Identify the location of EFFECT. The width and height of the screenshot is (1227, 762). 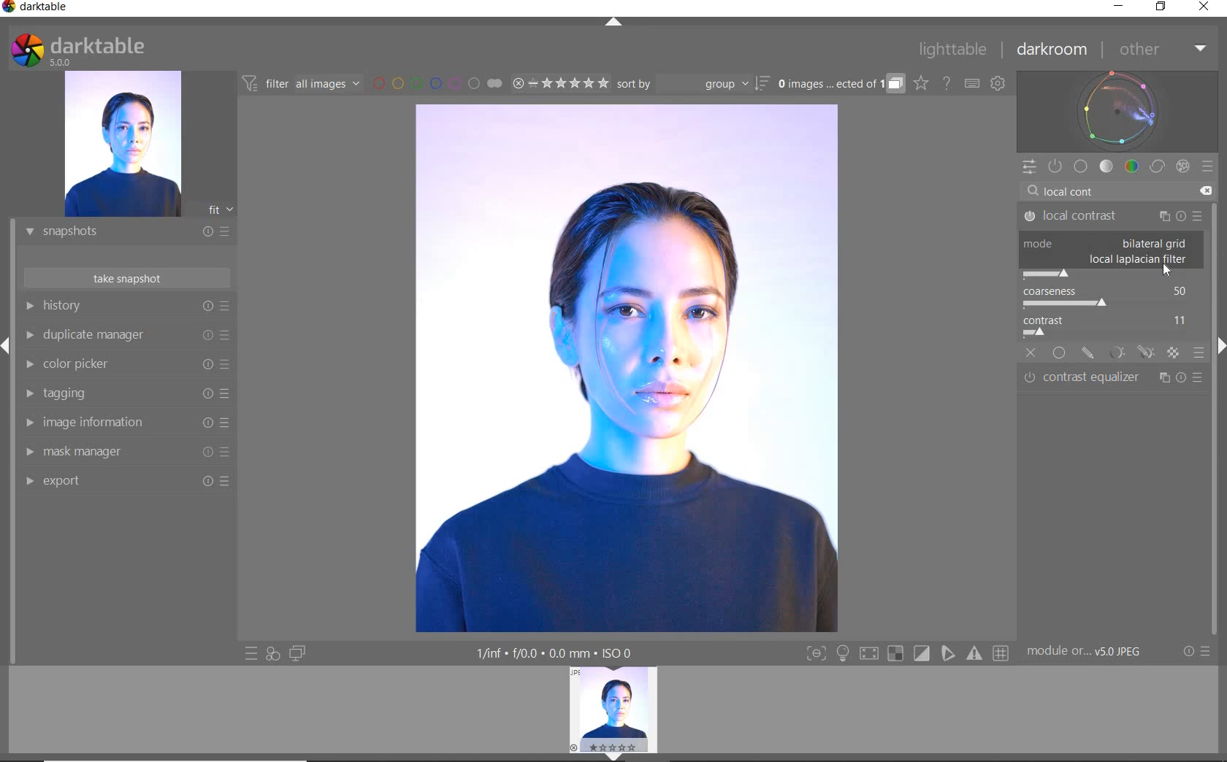
(1182, 166).